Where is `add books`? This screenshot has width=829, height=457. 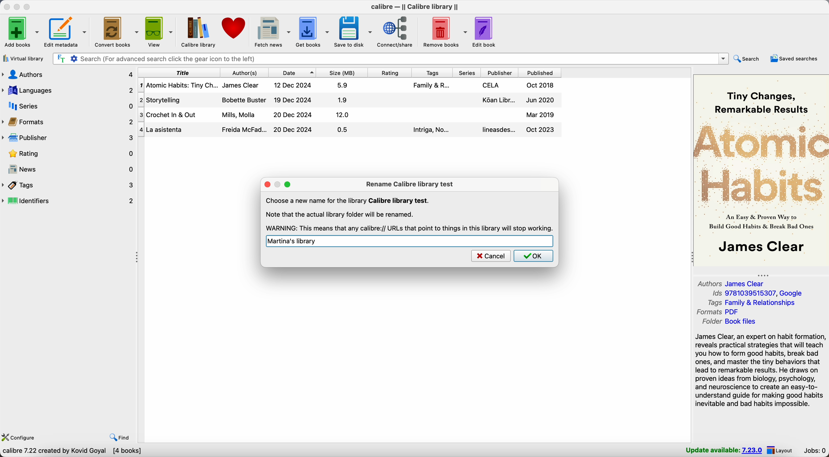
add books is located at coordinates (22, 32).